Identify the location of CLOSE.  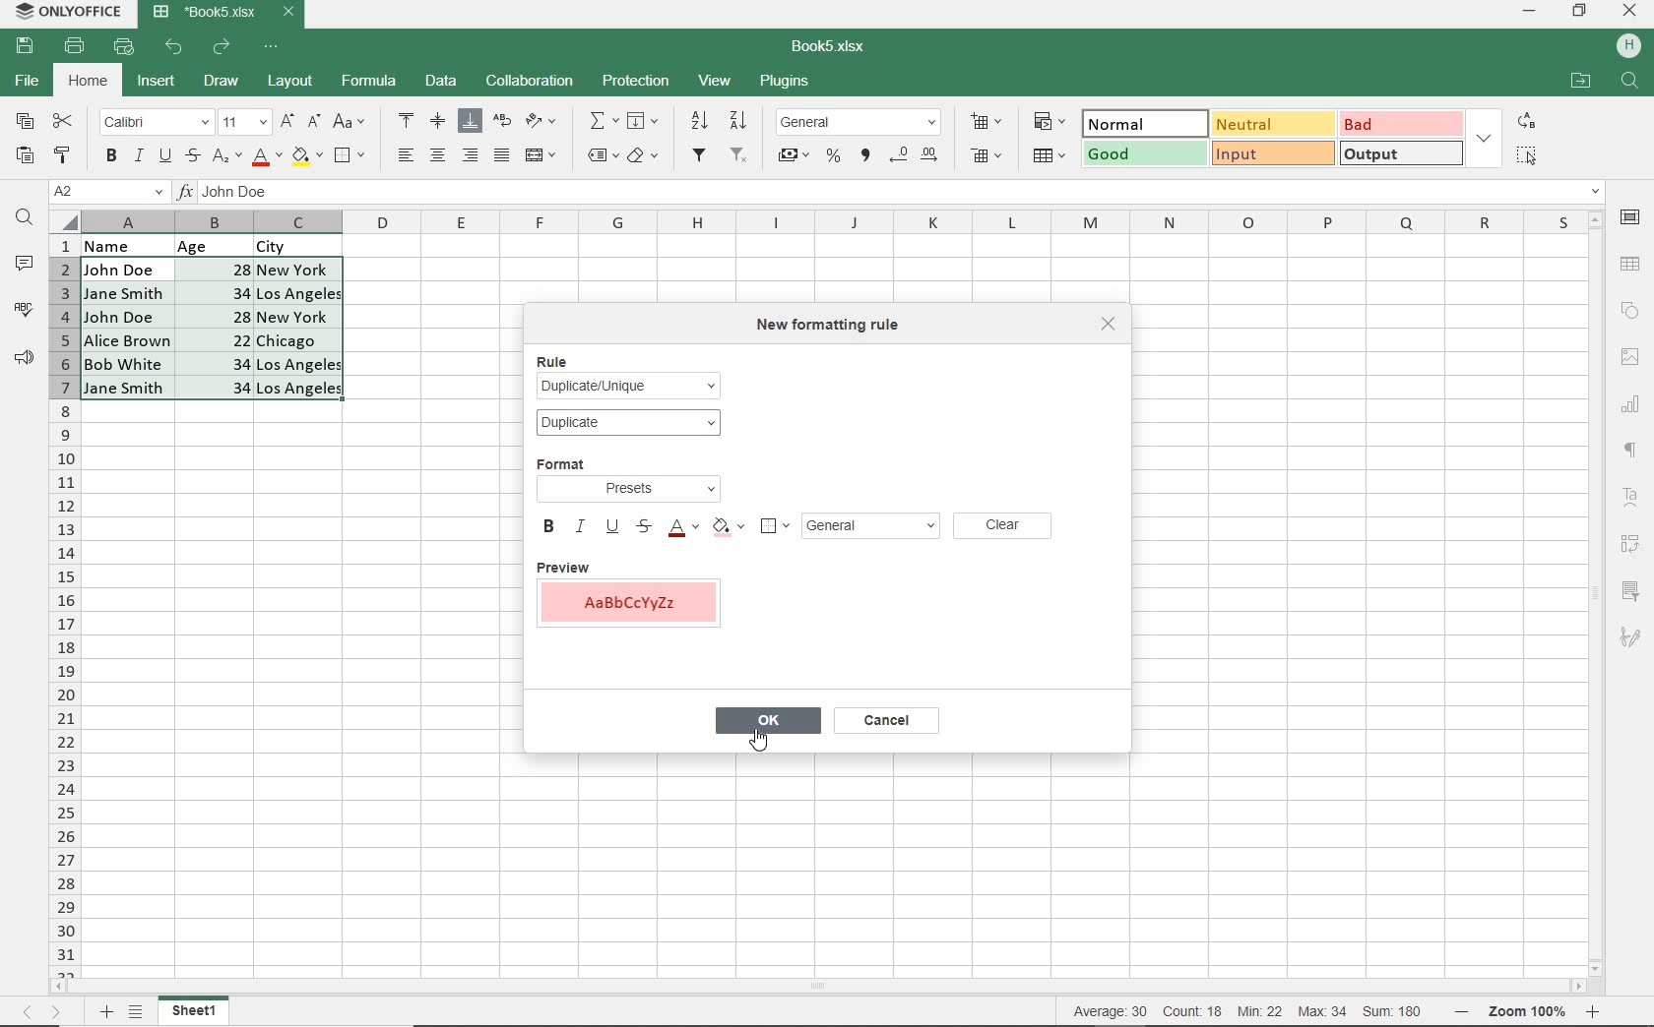
(1109, 327).